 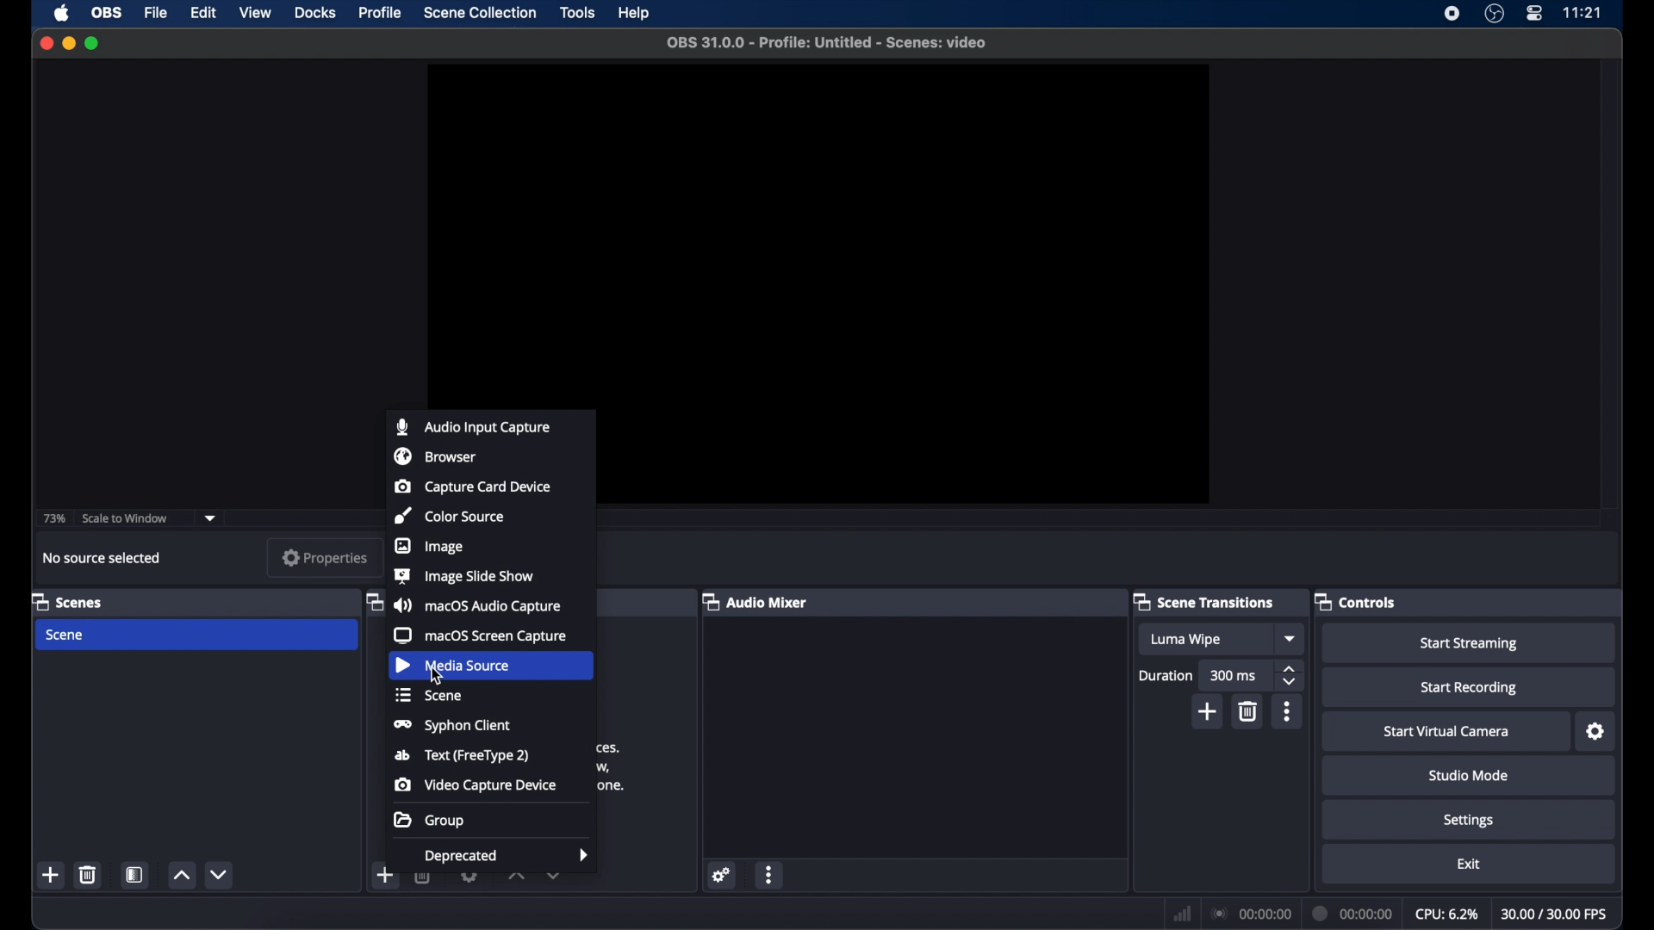 What do you see at coordinates (381, 13) in the screenshot?
I see `profile` at bounding box center [381, 13].